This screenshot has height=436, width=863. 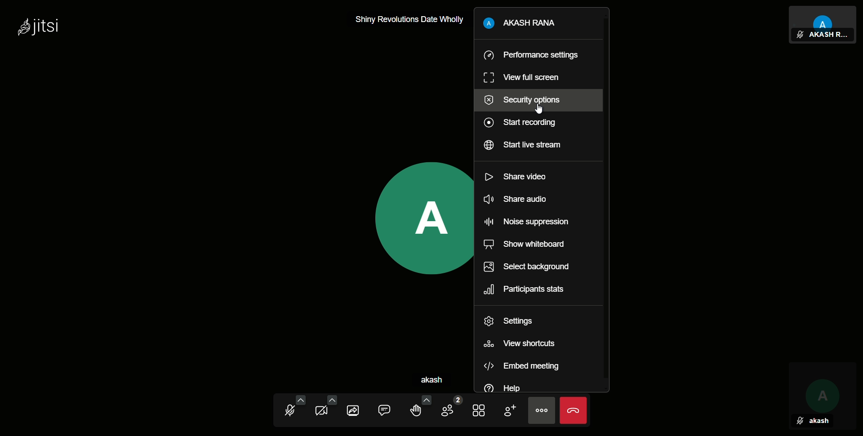 I want to click on settings, so click(x=508, y=322).